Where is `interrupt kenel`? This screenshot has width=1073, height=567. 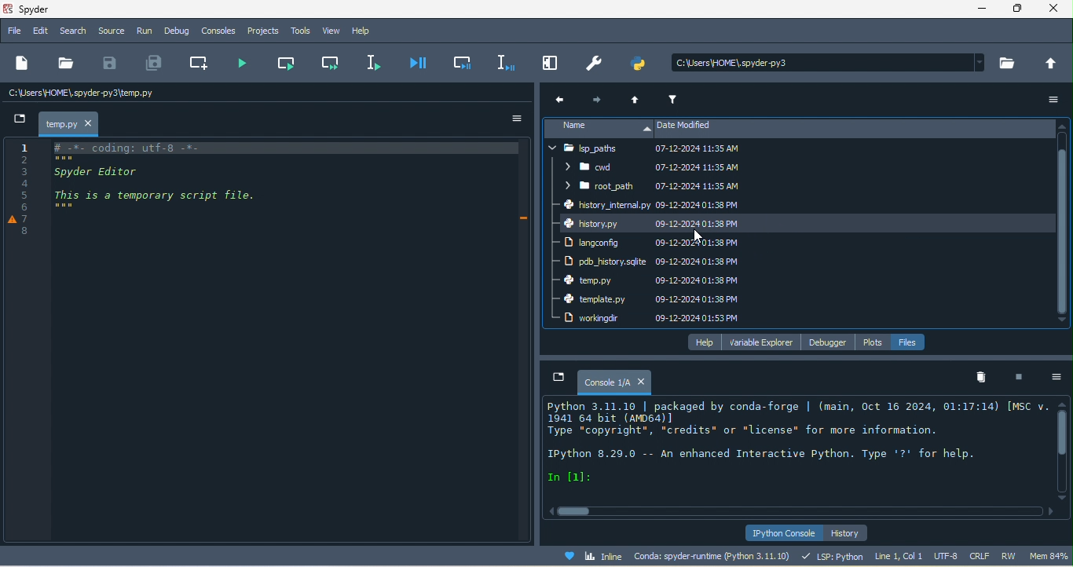
interrupt kenel is located at coordinates (1020, 377).